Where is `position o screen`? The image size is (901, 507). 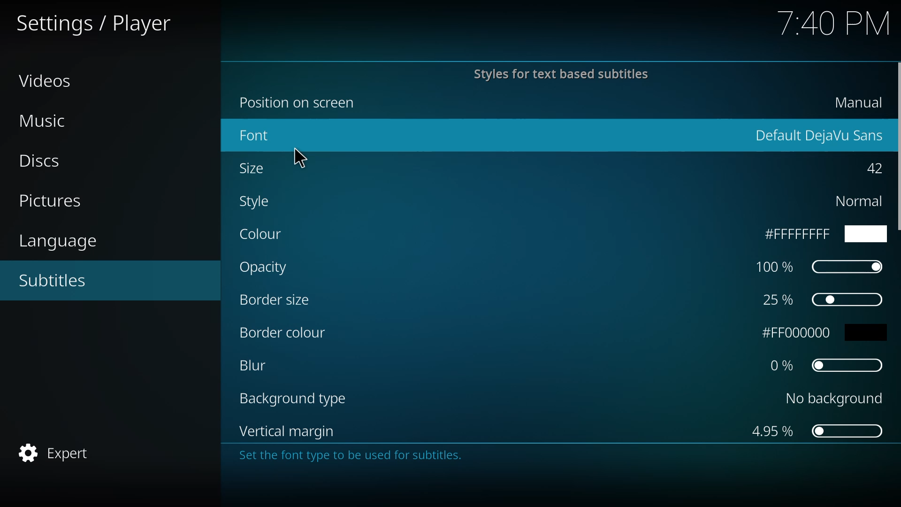 position o screen is located at coordinates (302, 103).